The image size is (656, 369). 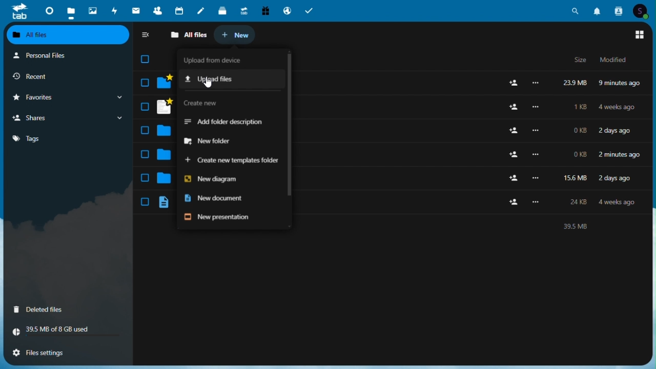 I want to click on activity, so click(x=115, y=10).